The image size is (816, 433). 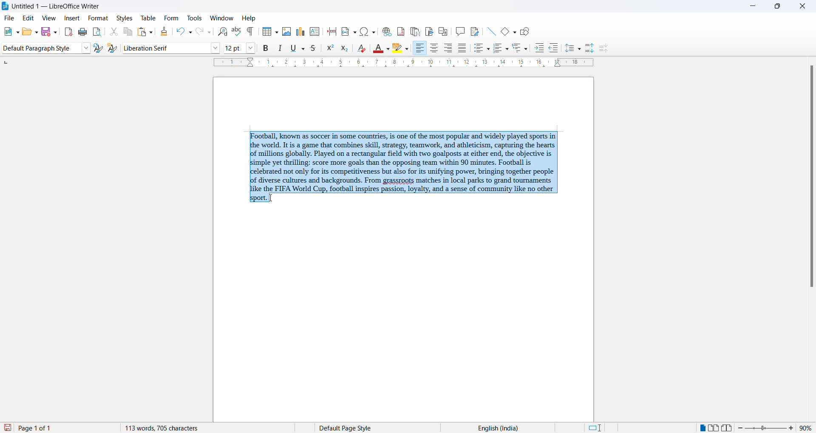 I want to click on decrease zoom, so click(x=741, y=428).